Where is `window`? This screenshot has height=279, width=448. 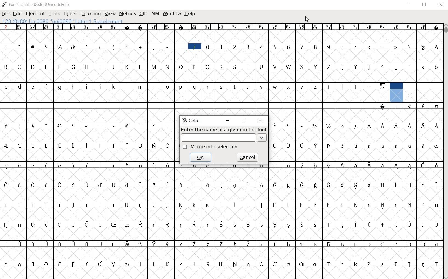 window is located at coordinates (172, 14).